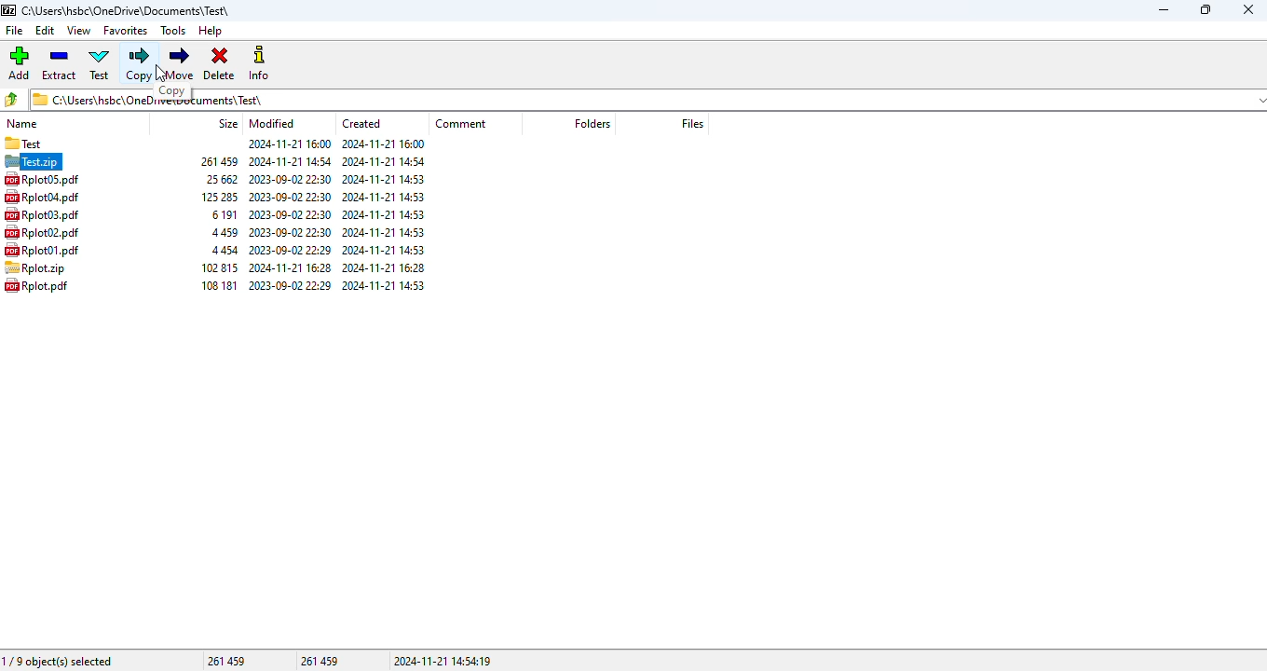 The image size is (1267, 671). Describe the element at coordinates (384, 161) in the screenshot. I see `created date & time` at that location.